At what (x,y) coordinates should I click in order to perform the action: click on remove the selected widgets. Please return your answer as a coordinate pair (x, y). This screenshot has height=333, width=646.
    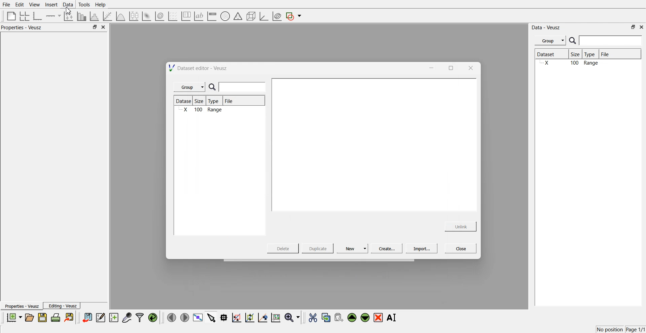
    Looking at the image, I should click on (379, 318).